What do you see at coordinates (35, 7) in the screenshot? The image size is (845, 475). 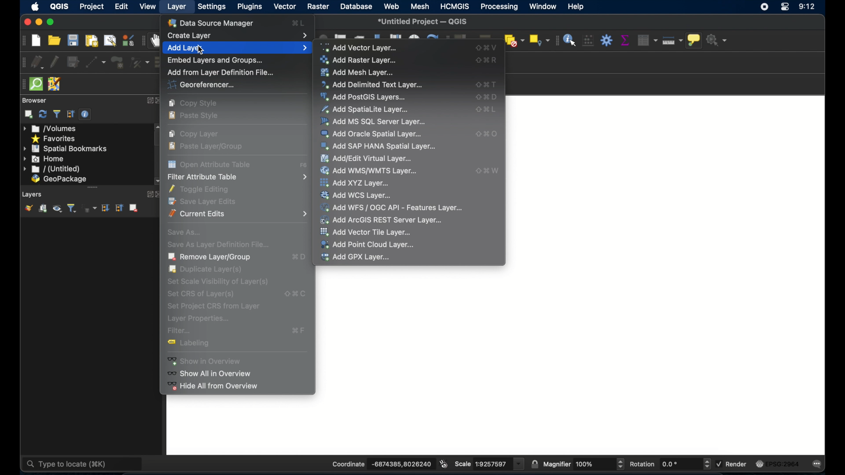 I see `appleicon` at bounding box center [35, 7].